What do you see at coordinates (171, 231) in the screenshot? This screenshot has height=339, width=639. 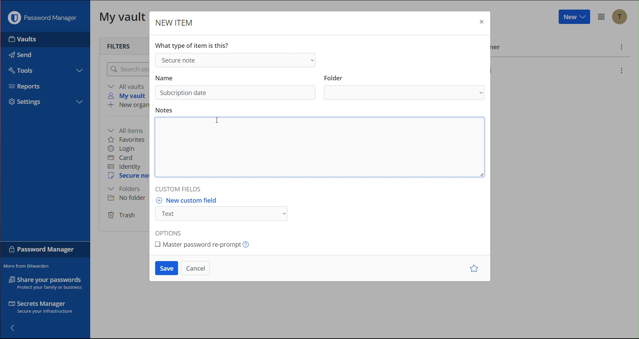 I see `Options` at bounding box center [171, 231].